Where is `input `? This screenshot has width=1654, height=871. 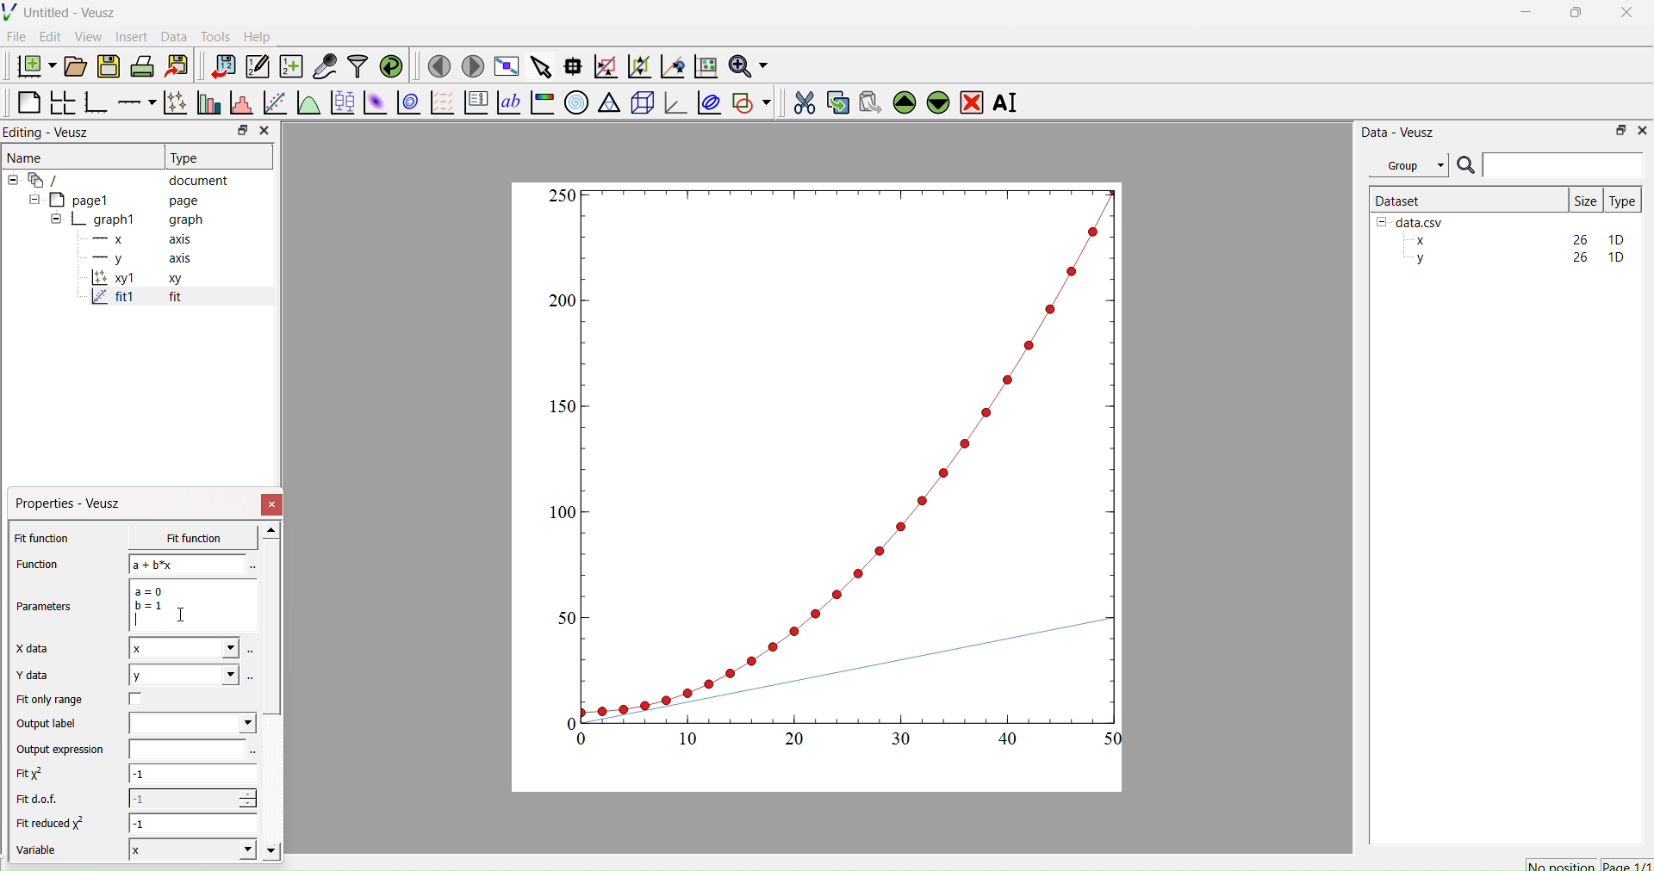 input  is located at coordinates (184, 749).